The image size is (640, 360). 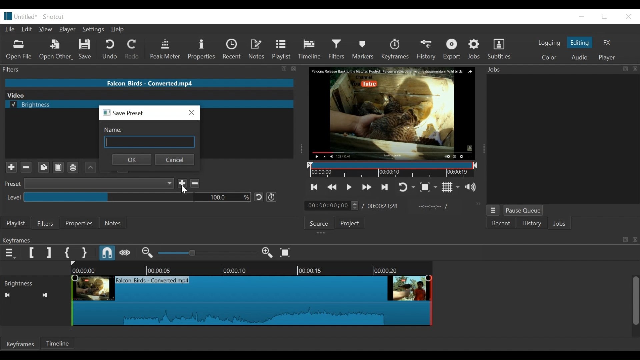 I want to click on minimize, so click(x=605, y=16).